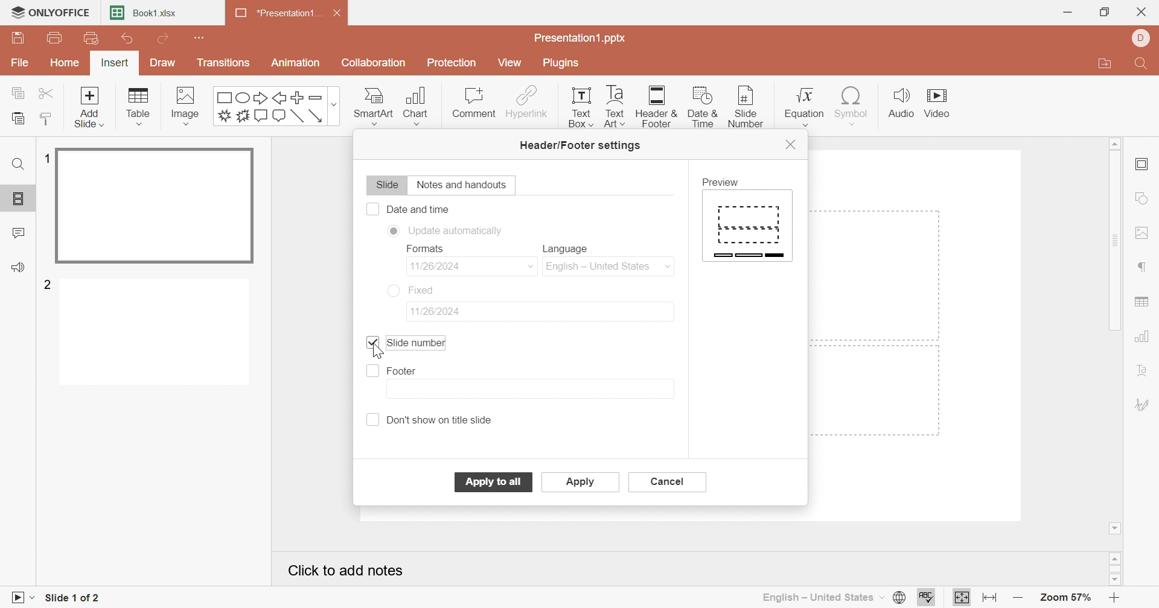  I want to click on Redo, so click(165, 40).